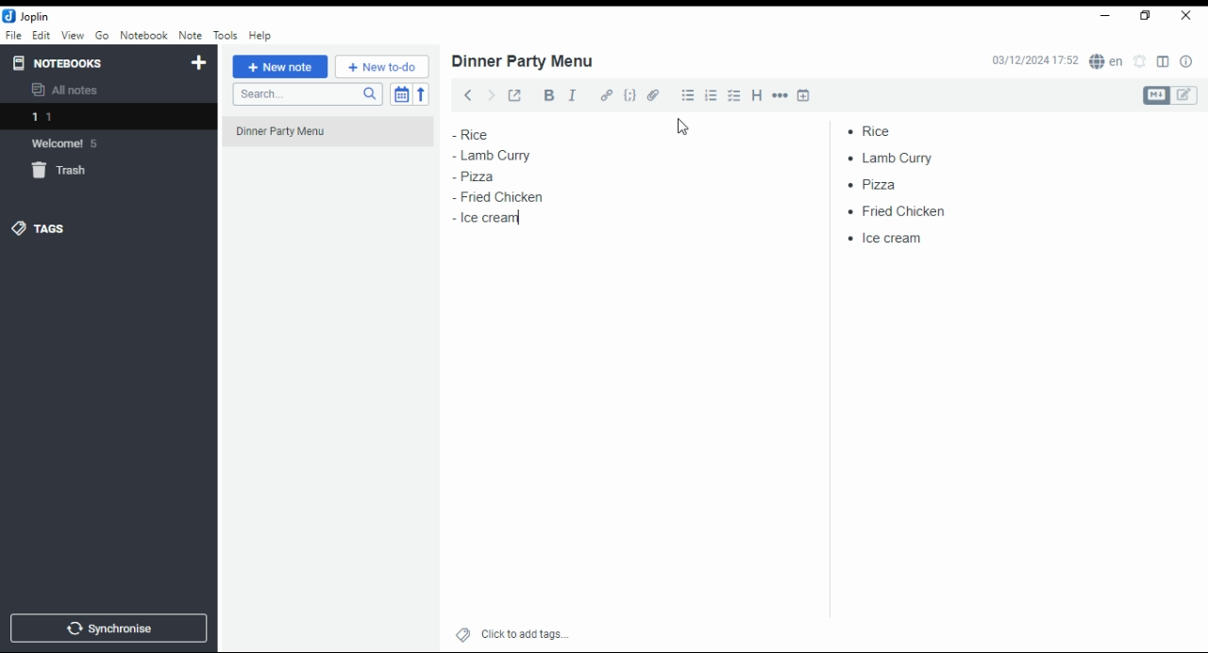 Image resolution: width=1208 pixels, height=653 pixels. Describe the element at coordinates (400, 93) in the screenshot. I see `toggle sort order` at that location.